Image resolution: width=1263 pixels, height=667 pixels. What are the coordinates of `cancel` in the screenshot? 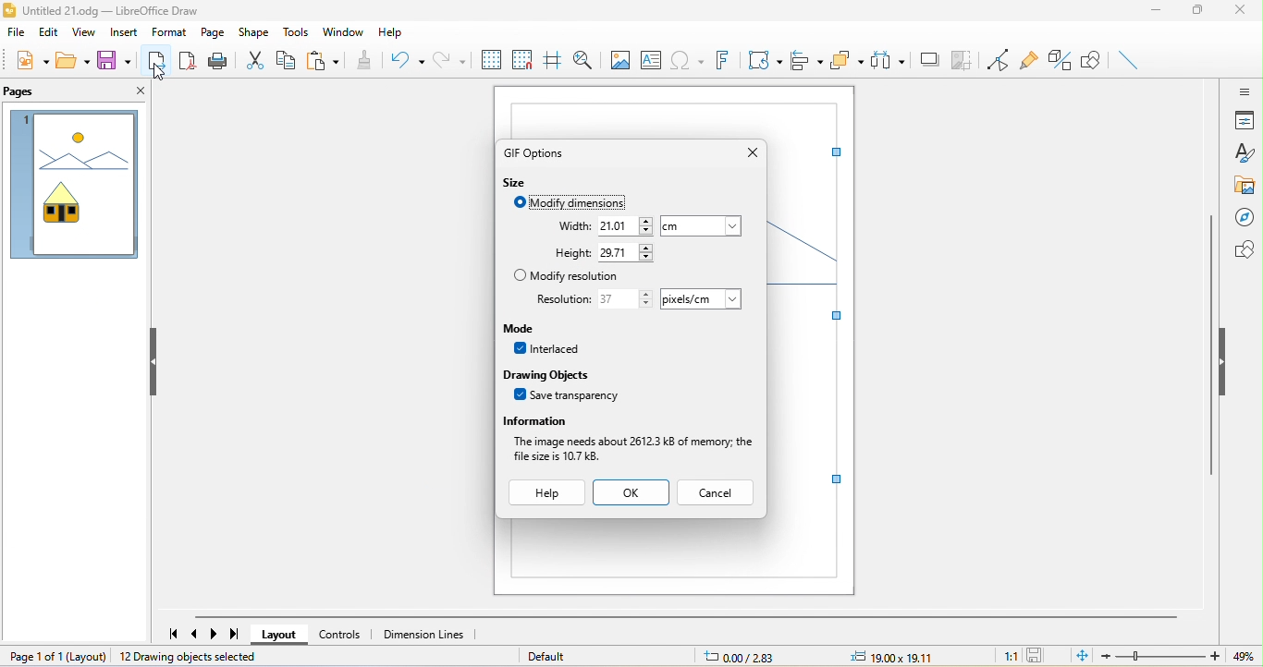 It's located at (717, 491).